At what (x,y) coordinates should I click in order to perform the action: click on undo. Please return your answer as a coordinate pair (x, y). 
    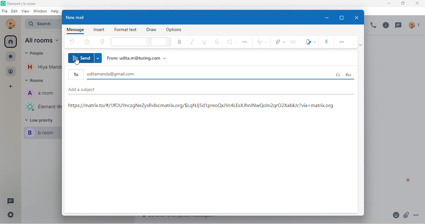
    Looking at the image, I should click on (74, 42).